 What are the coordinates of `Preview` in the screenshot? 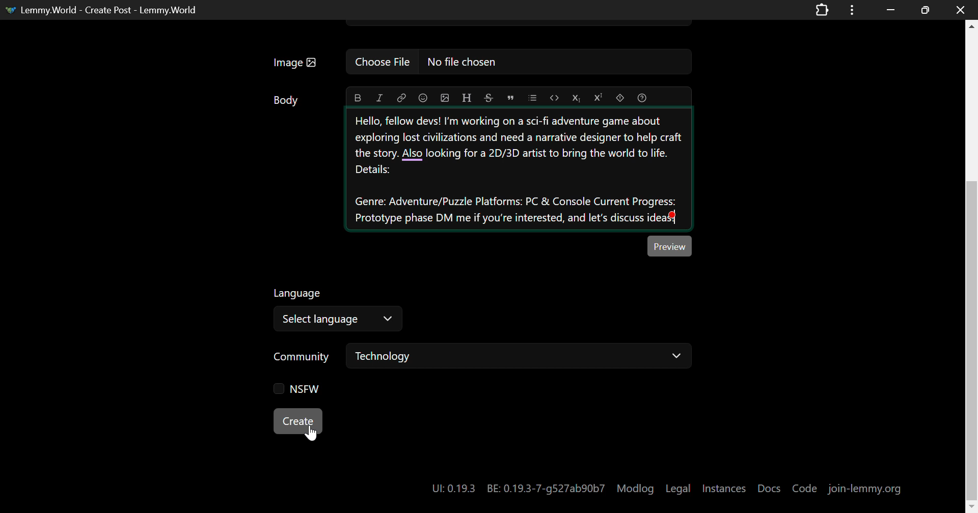 It's located at (670, 246).